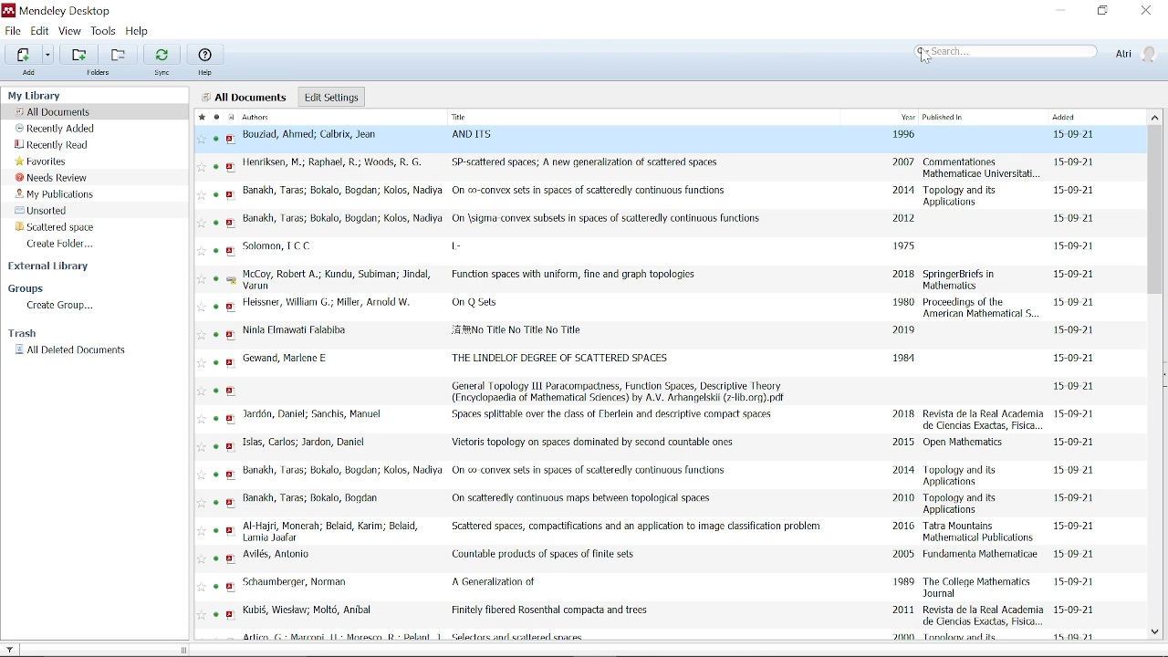 The height and width of the screenshot is (657, 1168). What do you see at coordinates (22, 54) in the screenshot?
I see `Add files` at bounding box center [22, 54].